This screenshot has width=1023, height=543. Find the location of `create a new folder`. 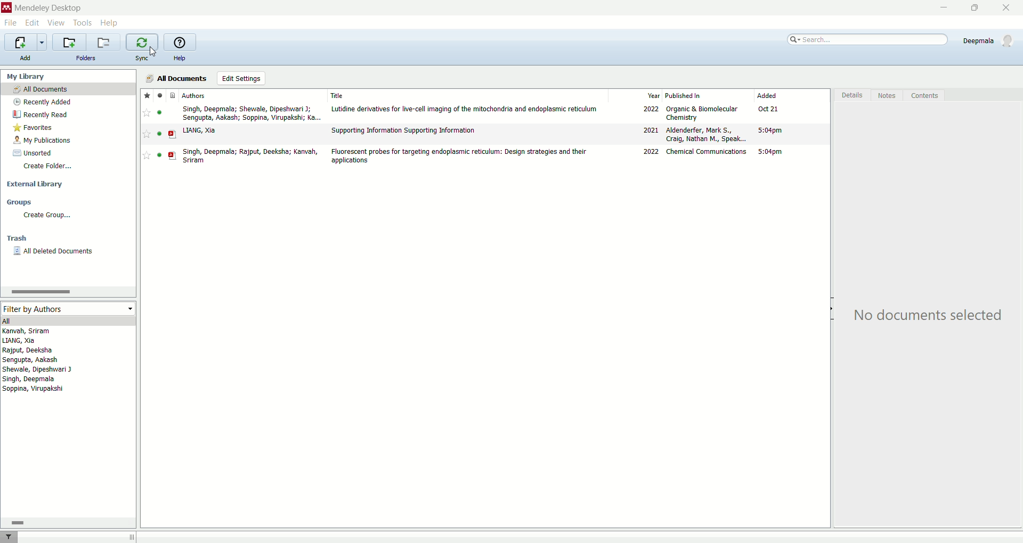

create a new folder is located at coordinates (70, 43).